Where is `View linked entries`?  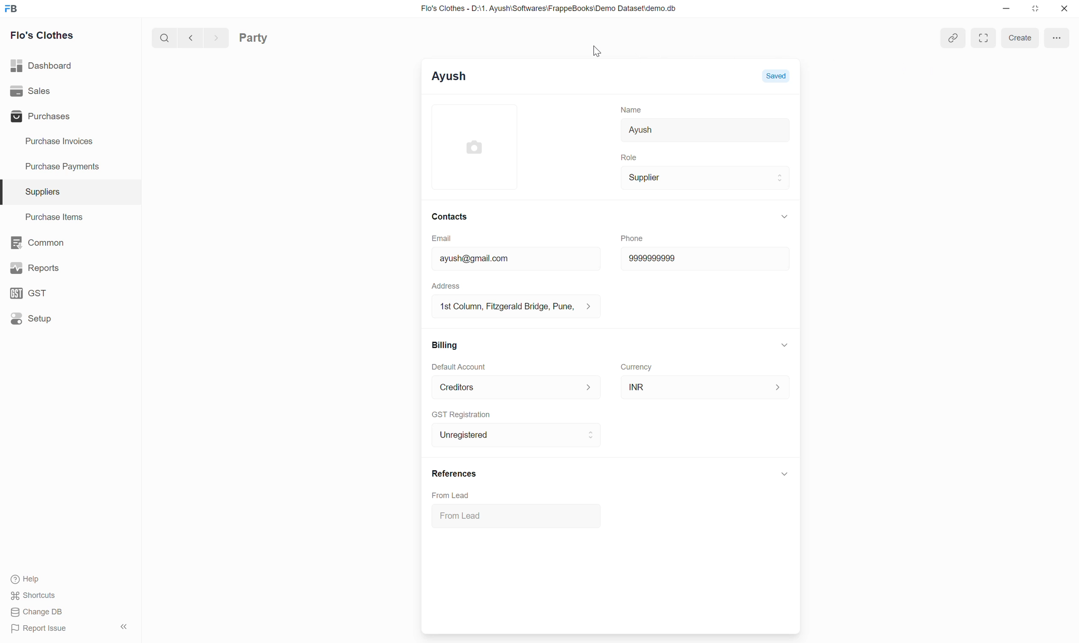
View linked entries is located at coordinates (953, 38).